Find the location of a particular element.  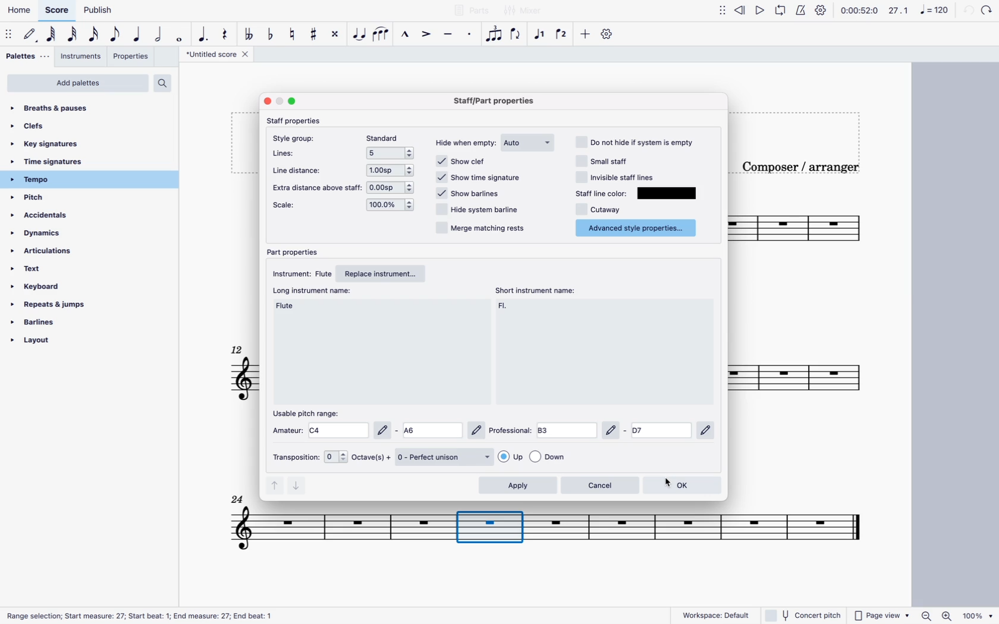

professional options is located at coordinates (567, 430).